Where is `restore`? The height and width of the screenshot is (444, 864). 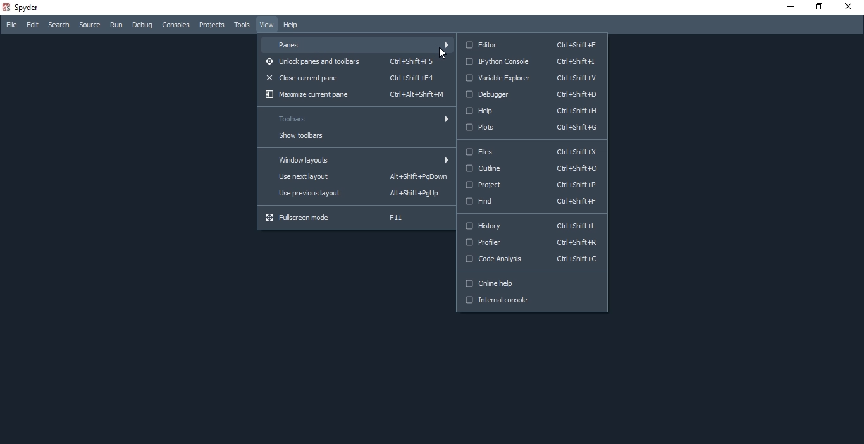
restore is located at coordinates (821, 8).